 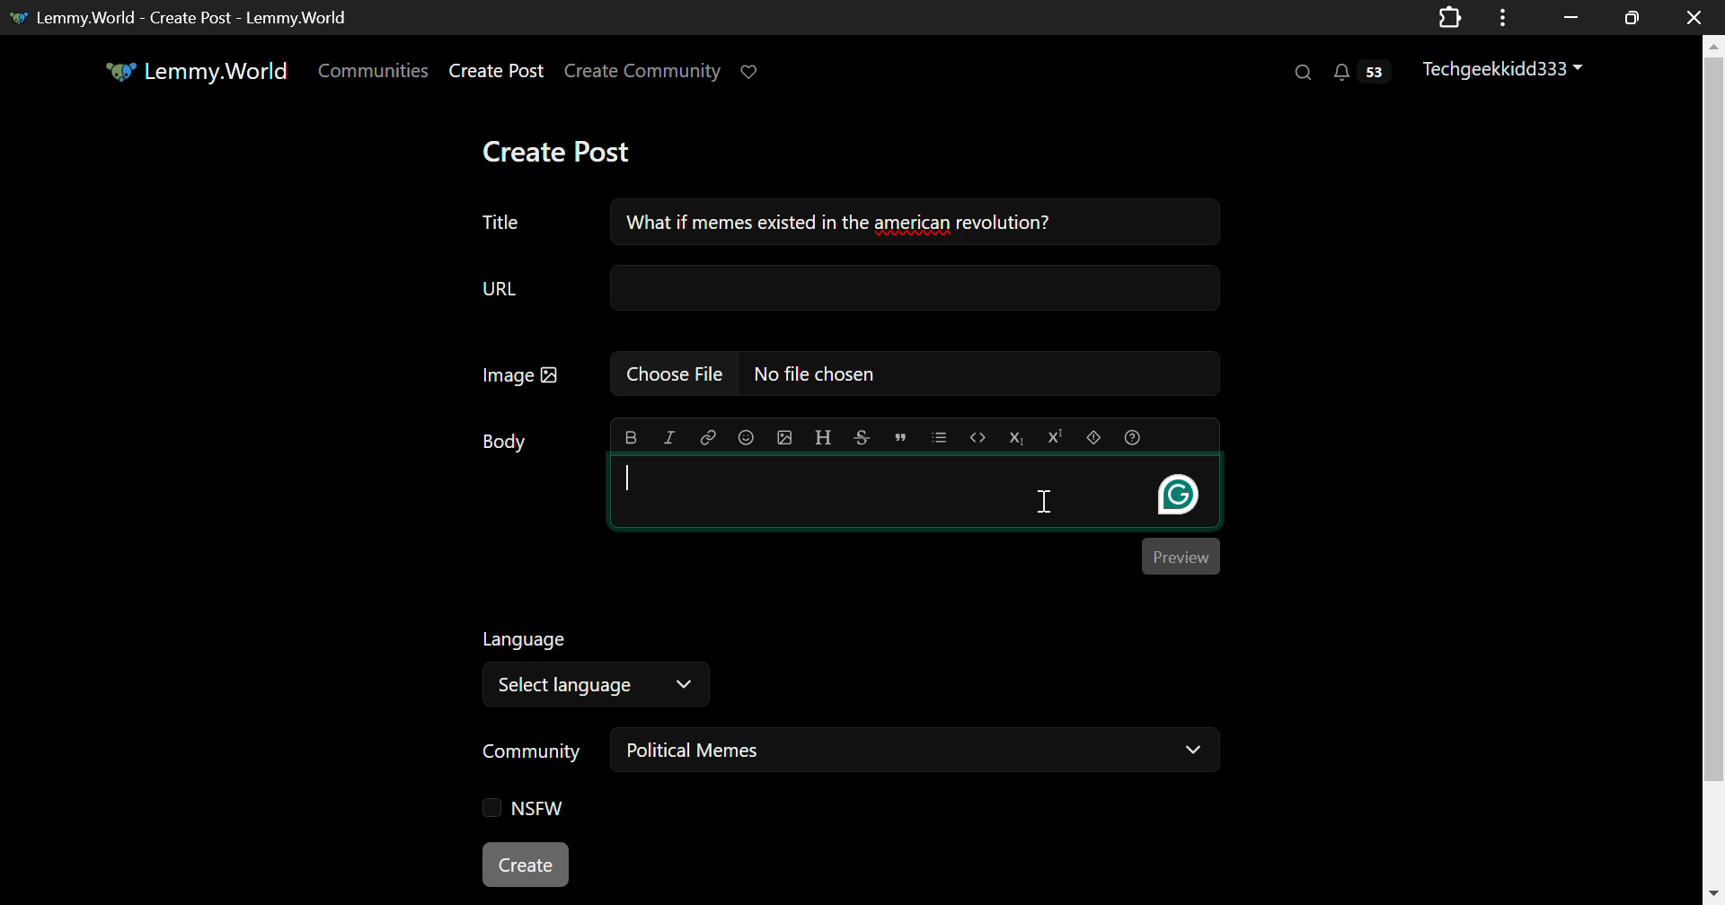 I want to click on Post Preview Button, so click(x=1181, y=557).